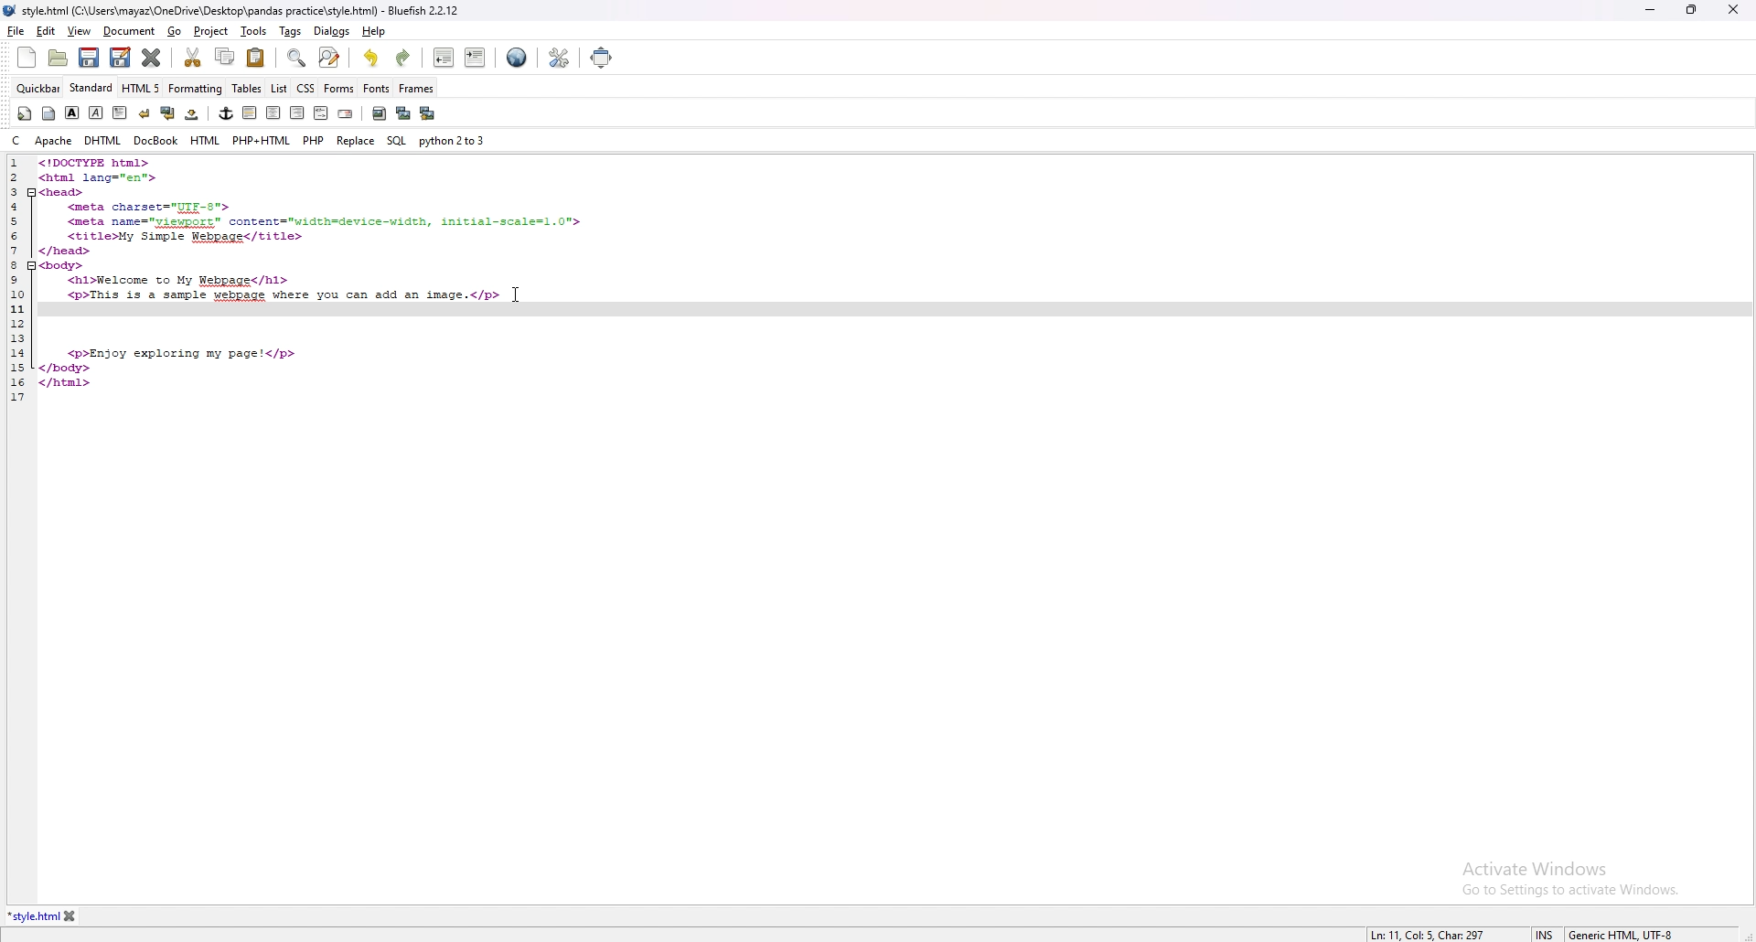 This screenshot has width=1756, height=942. Describe the element at coordinates (251, 113) in the screenshot. I see `left justify` at that location.